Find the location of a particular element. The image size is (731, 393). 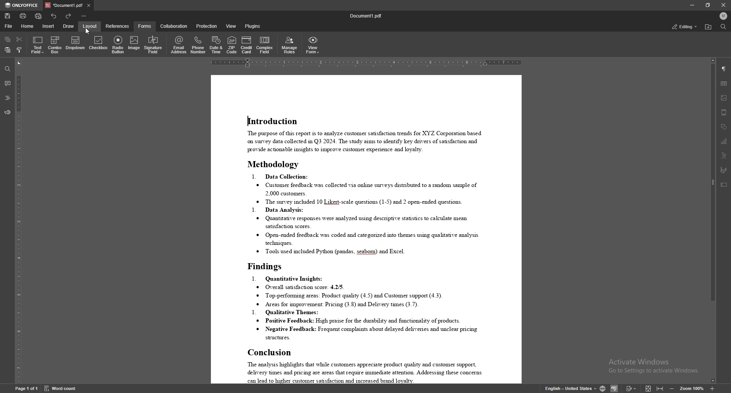

file is located at coordinates (10, 26).